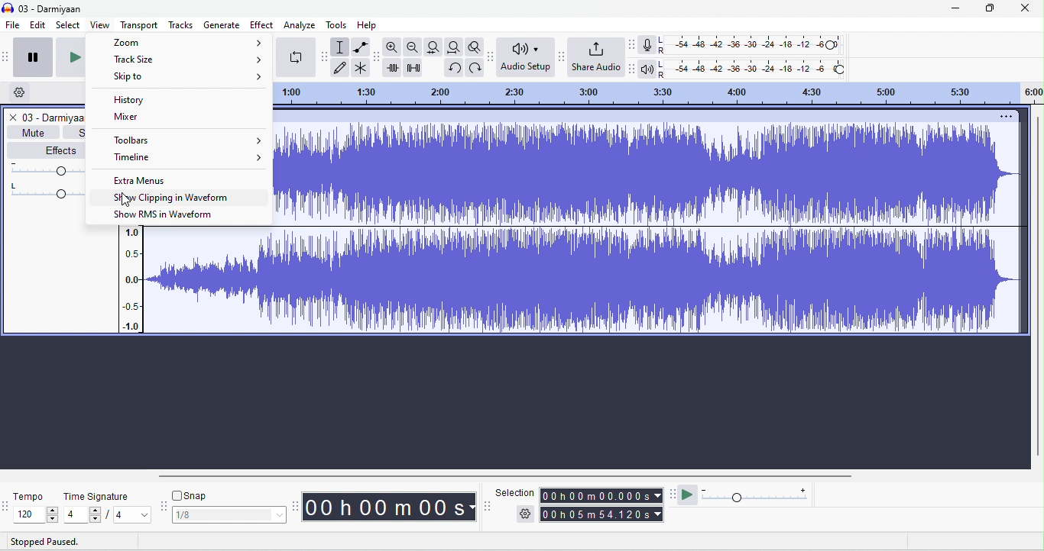  What do you see at coordinates (474, 69) in the screenshot?
I see `undo` at bounding box center [474, 69].